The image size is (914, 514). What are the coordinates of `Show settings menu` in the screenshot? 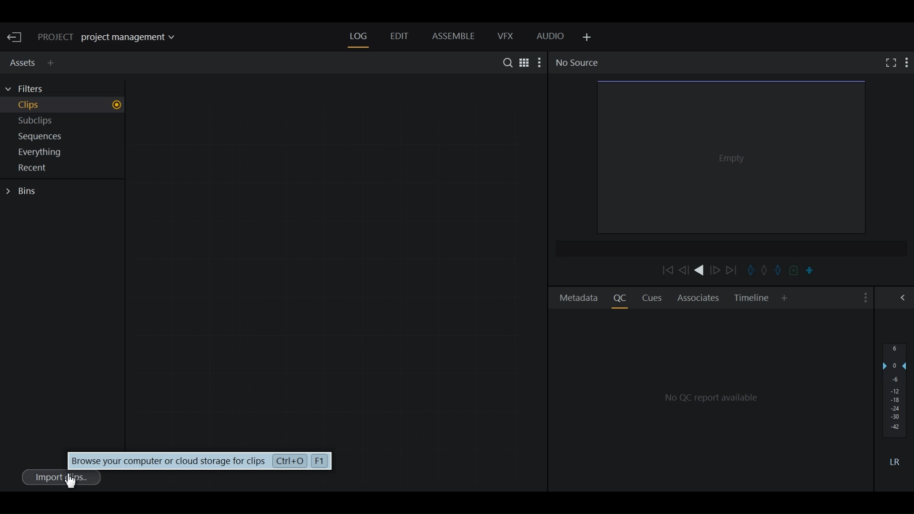 It's located at (540, 62).